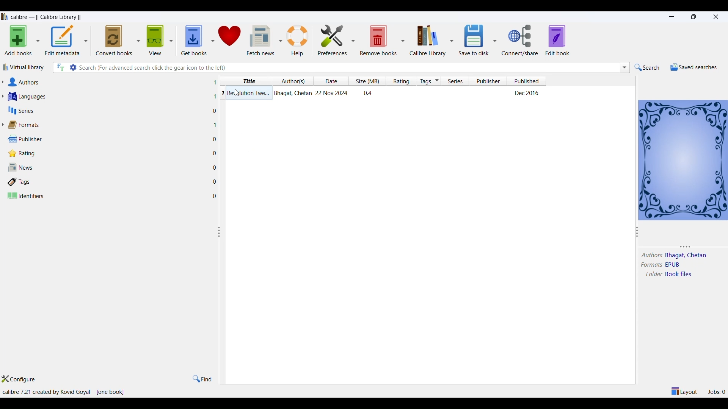  Describe the element at coordinates (680, 247) in the screenshot. I see `resize` at that location.